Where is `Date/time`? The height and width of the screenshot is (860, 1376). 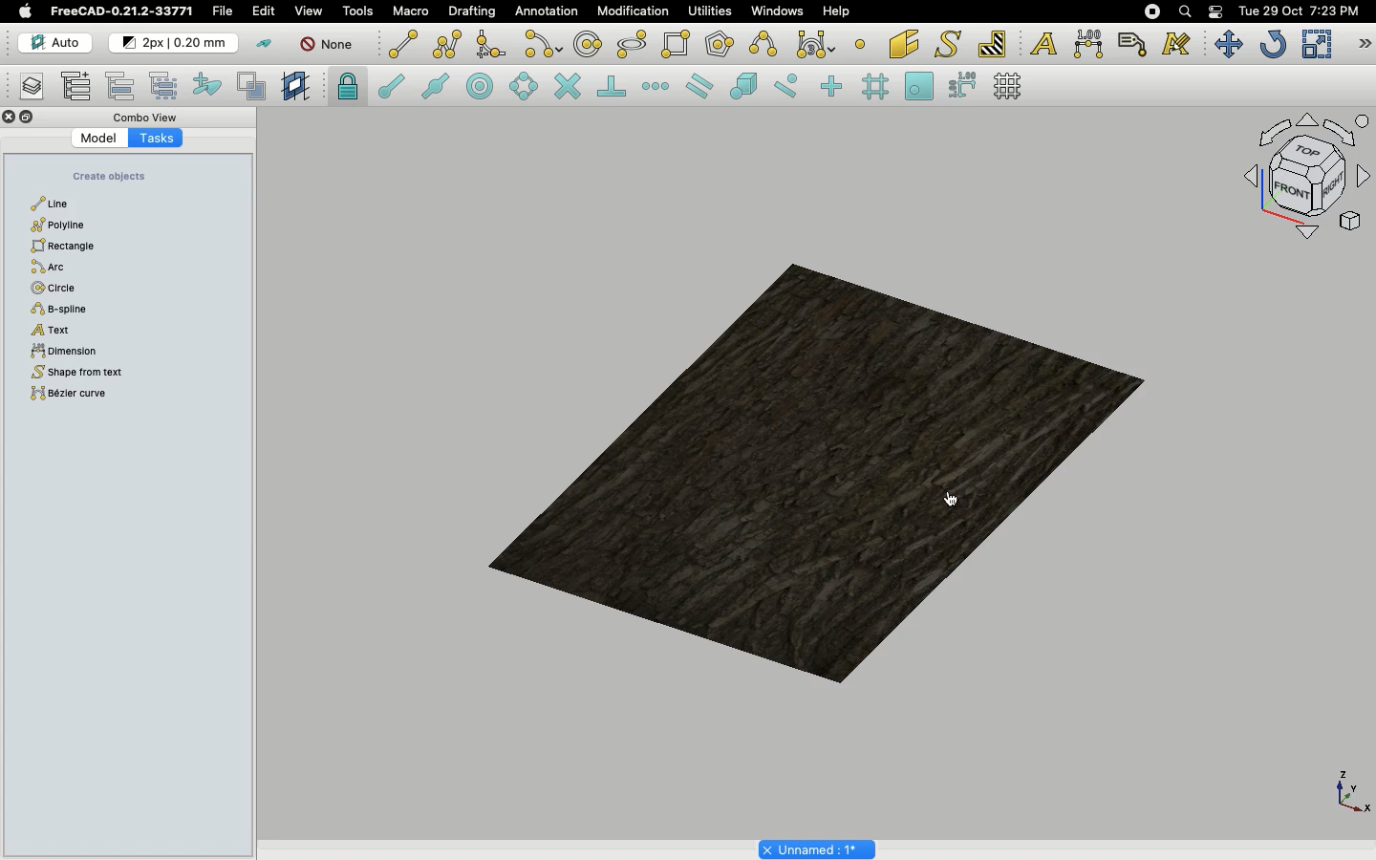
Date/time is located at coordinates (1300, 11).